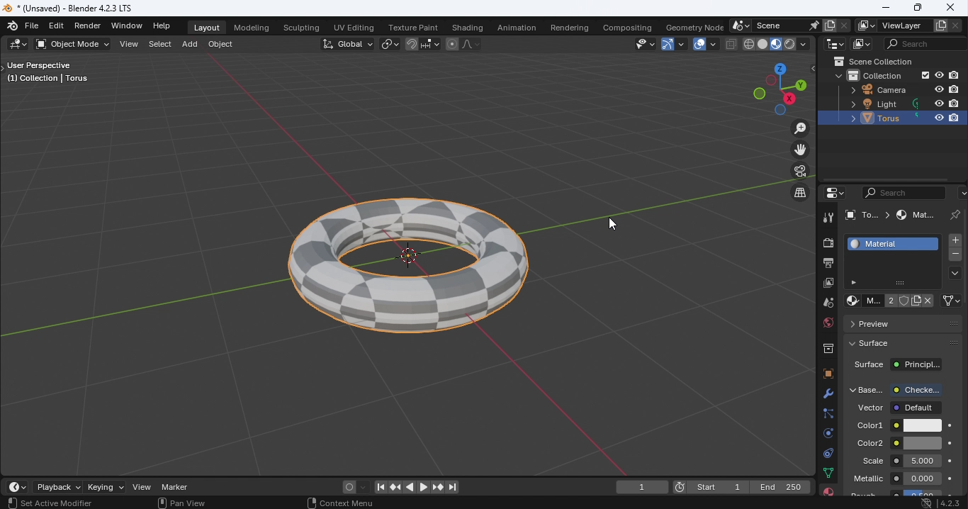  What do you see at coordinates (825, 472) in the screenshot?
I see `Data` at bounding box center [825, 472].